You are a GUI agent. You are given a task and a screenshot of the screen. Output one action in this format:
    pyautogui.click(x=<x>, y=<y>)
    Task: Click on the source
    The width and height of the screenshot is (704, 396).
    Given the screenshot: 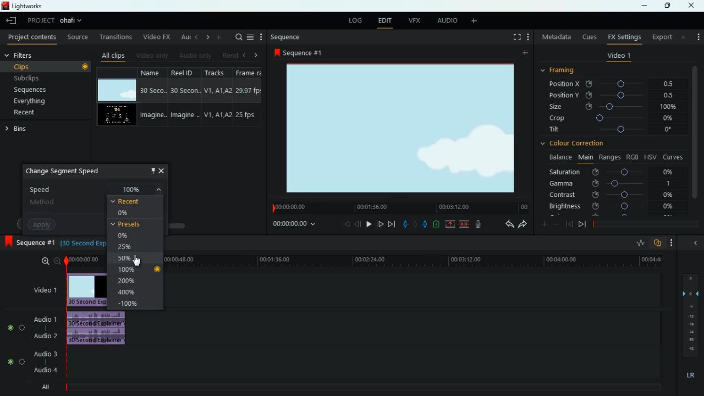 What is the action you would take?
    pyautogui.click(x=78, y=37)
    